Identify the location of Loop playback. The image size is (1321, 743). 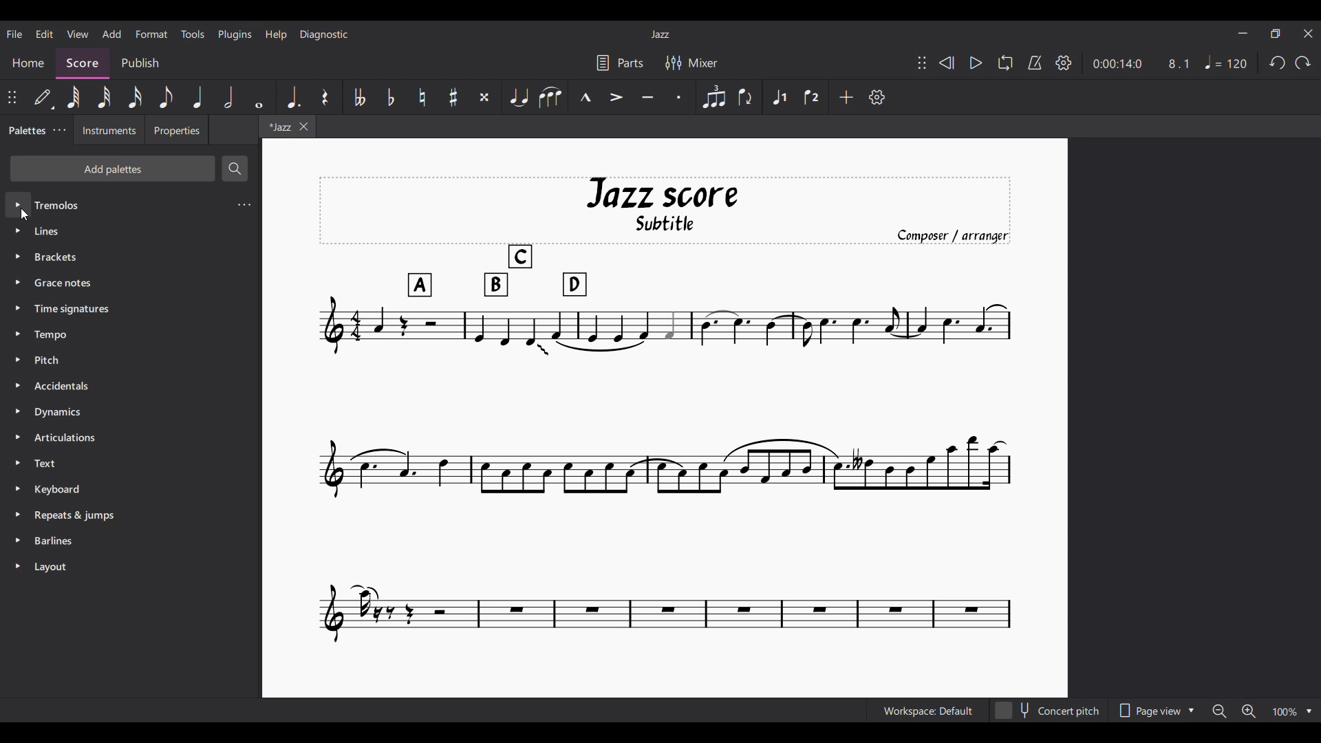
(1005, 63).